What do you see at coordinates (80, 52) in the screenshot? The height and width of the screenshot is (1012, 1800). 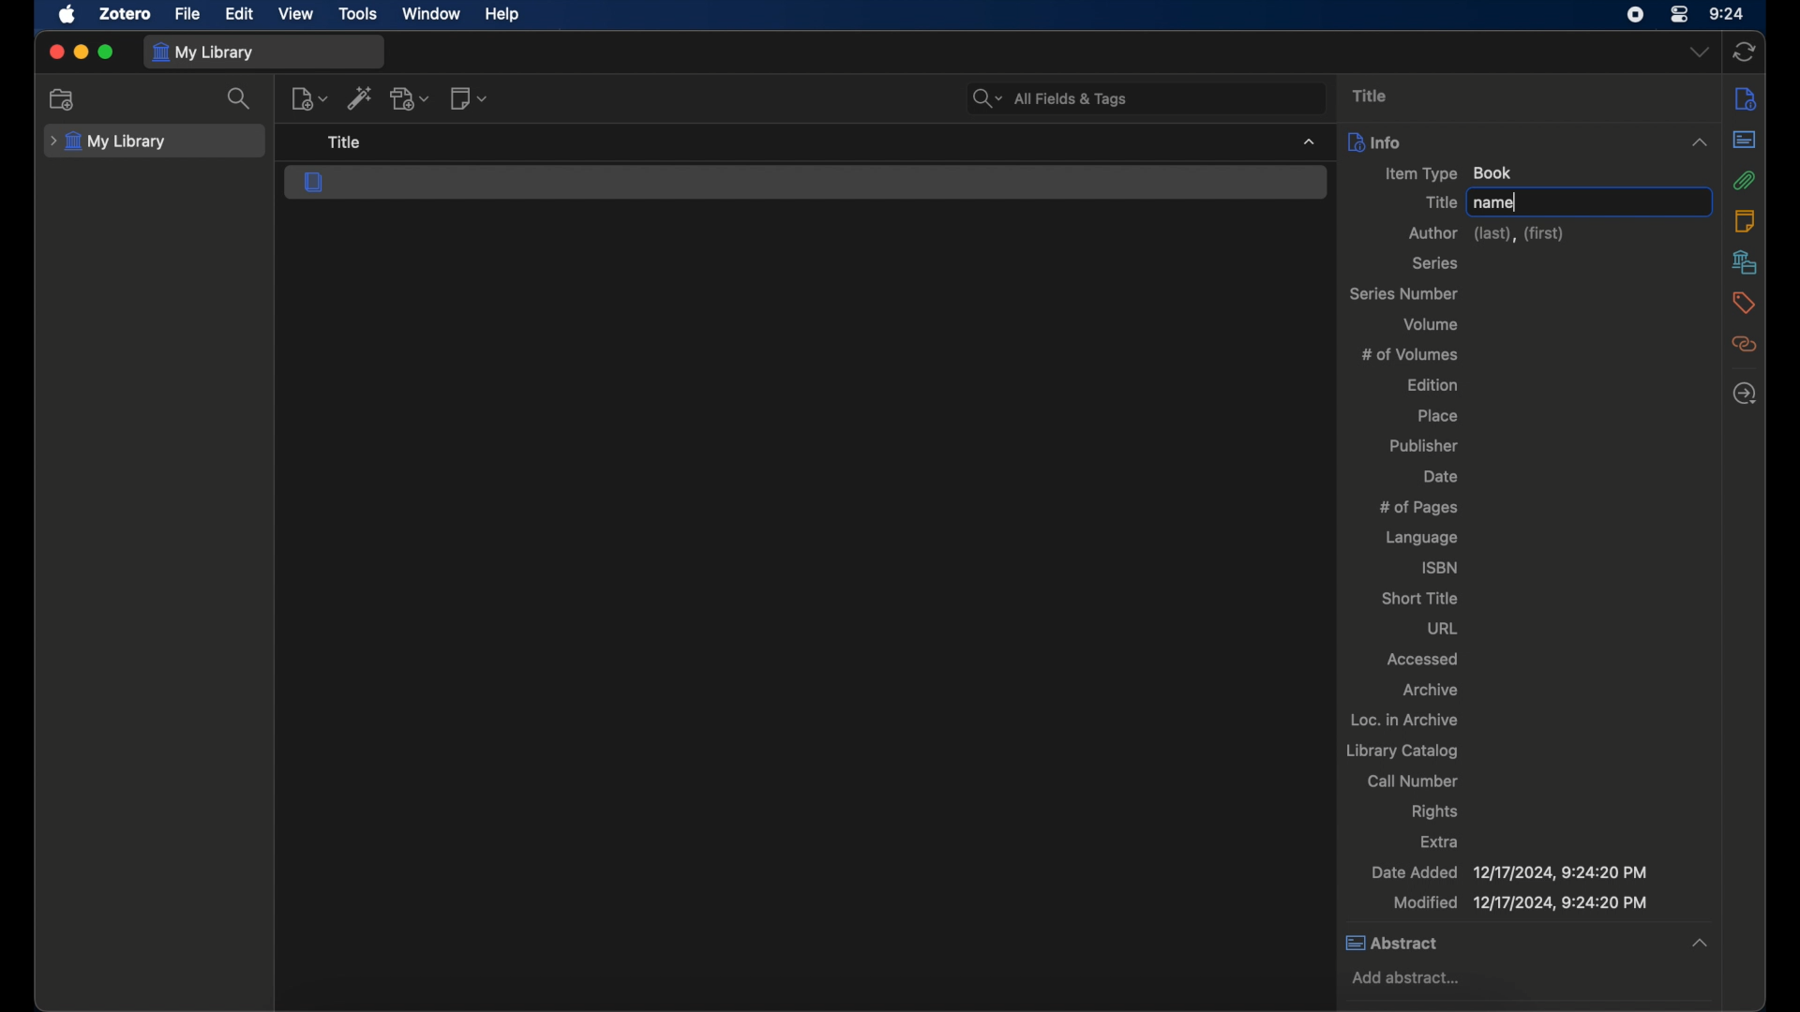 I see `minimize` at bounding box center [80, 52].